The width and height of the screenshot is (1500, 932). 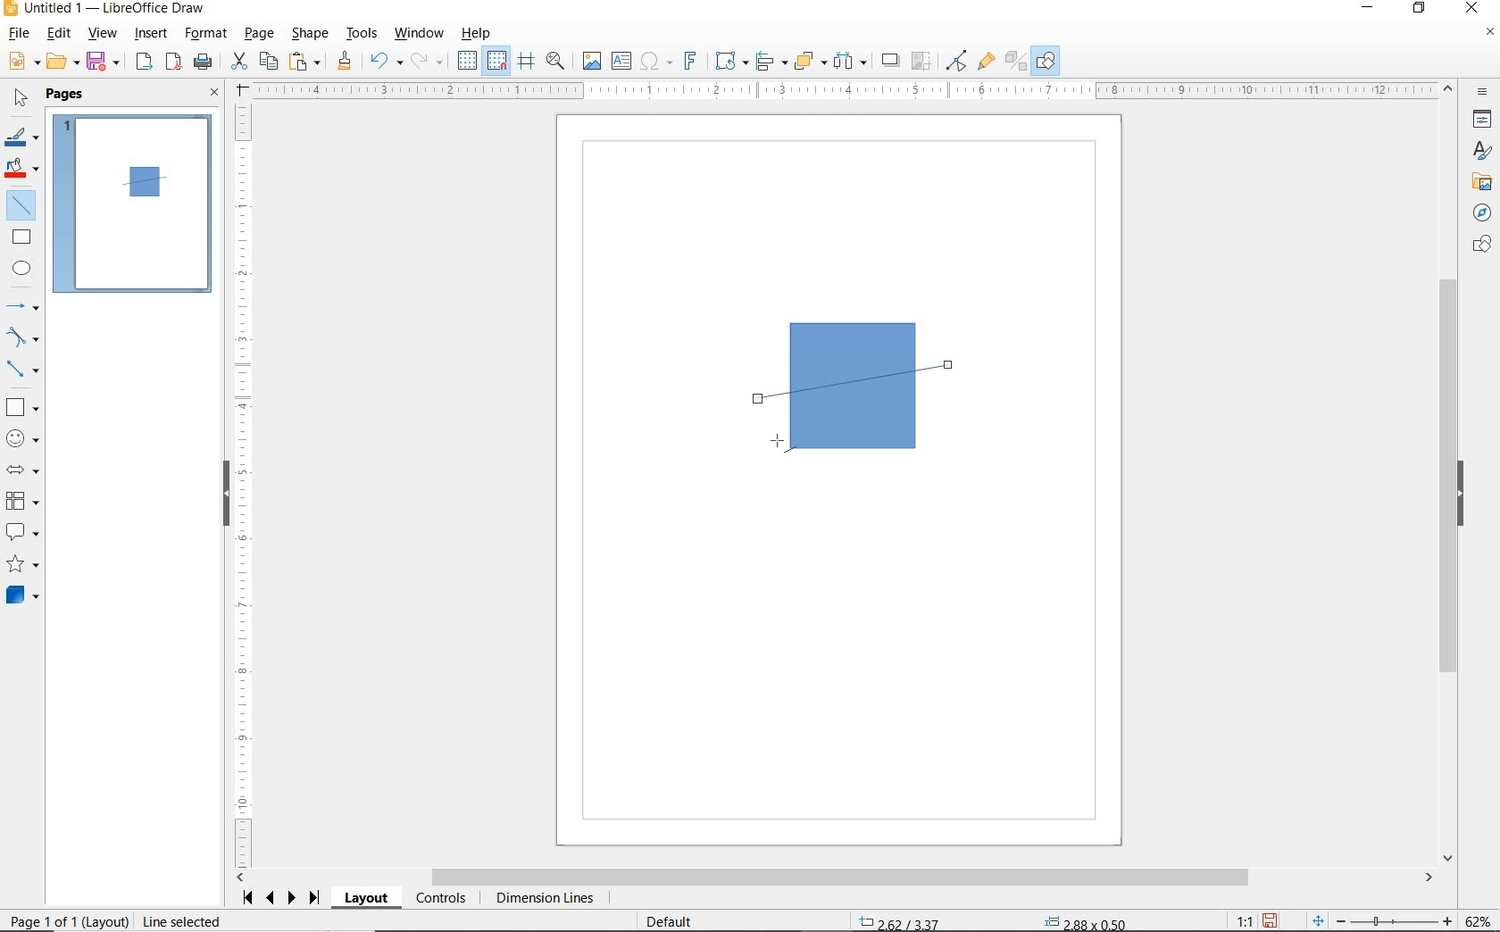 What do you see at coordinates (1383, 918) in the screenshot?
I see `ZOOM OUT OR ZOOM IN` at bounding box center [1383, 918].